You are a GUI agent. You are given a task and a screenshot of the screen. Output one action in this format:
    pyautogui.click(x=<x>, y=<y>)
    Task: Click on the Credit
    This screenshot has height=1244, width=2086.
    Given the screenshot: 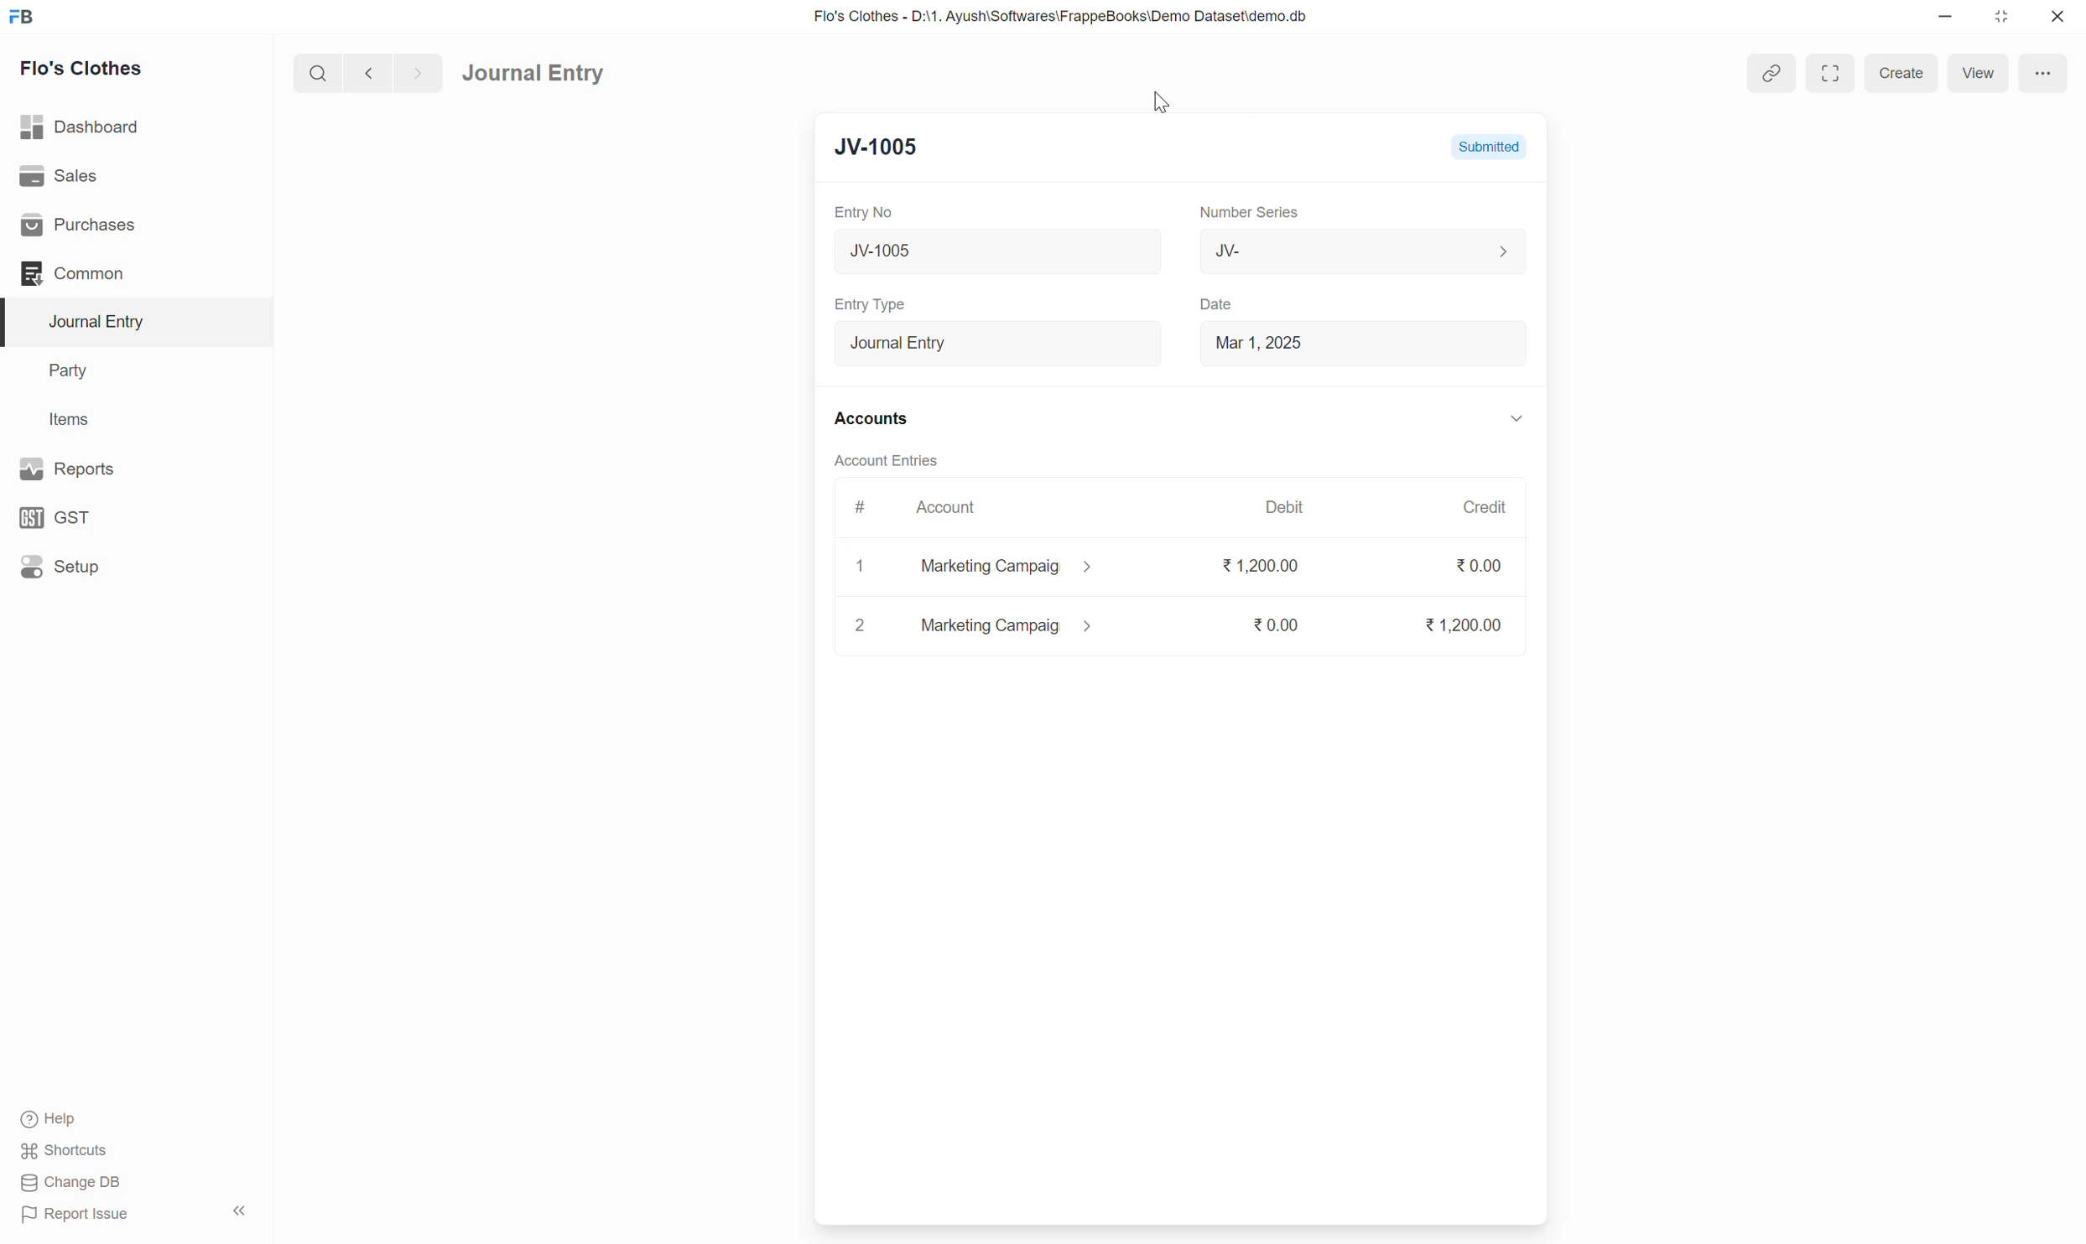 What is the action you would take?
    pyautogui.click(x=1484, y=506)
    